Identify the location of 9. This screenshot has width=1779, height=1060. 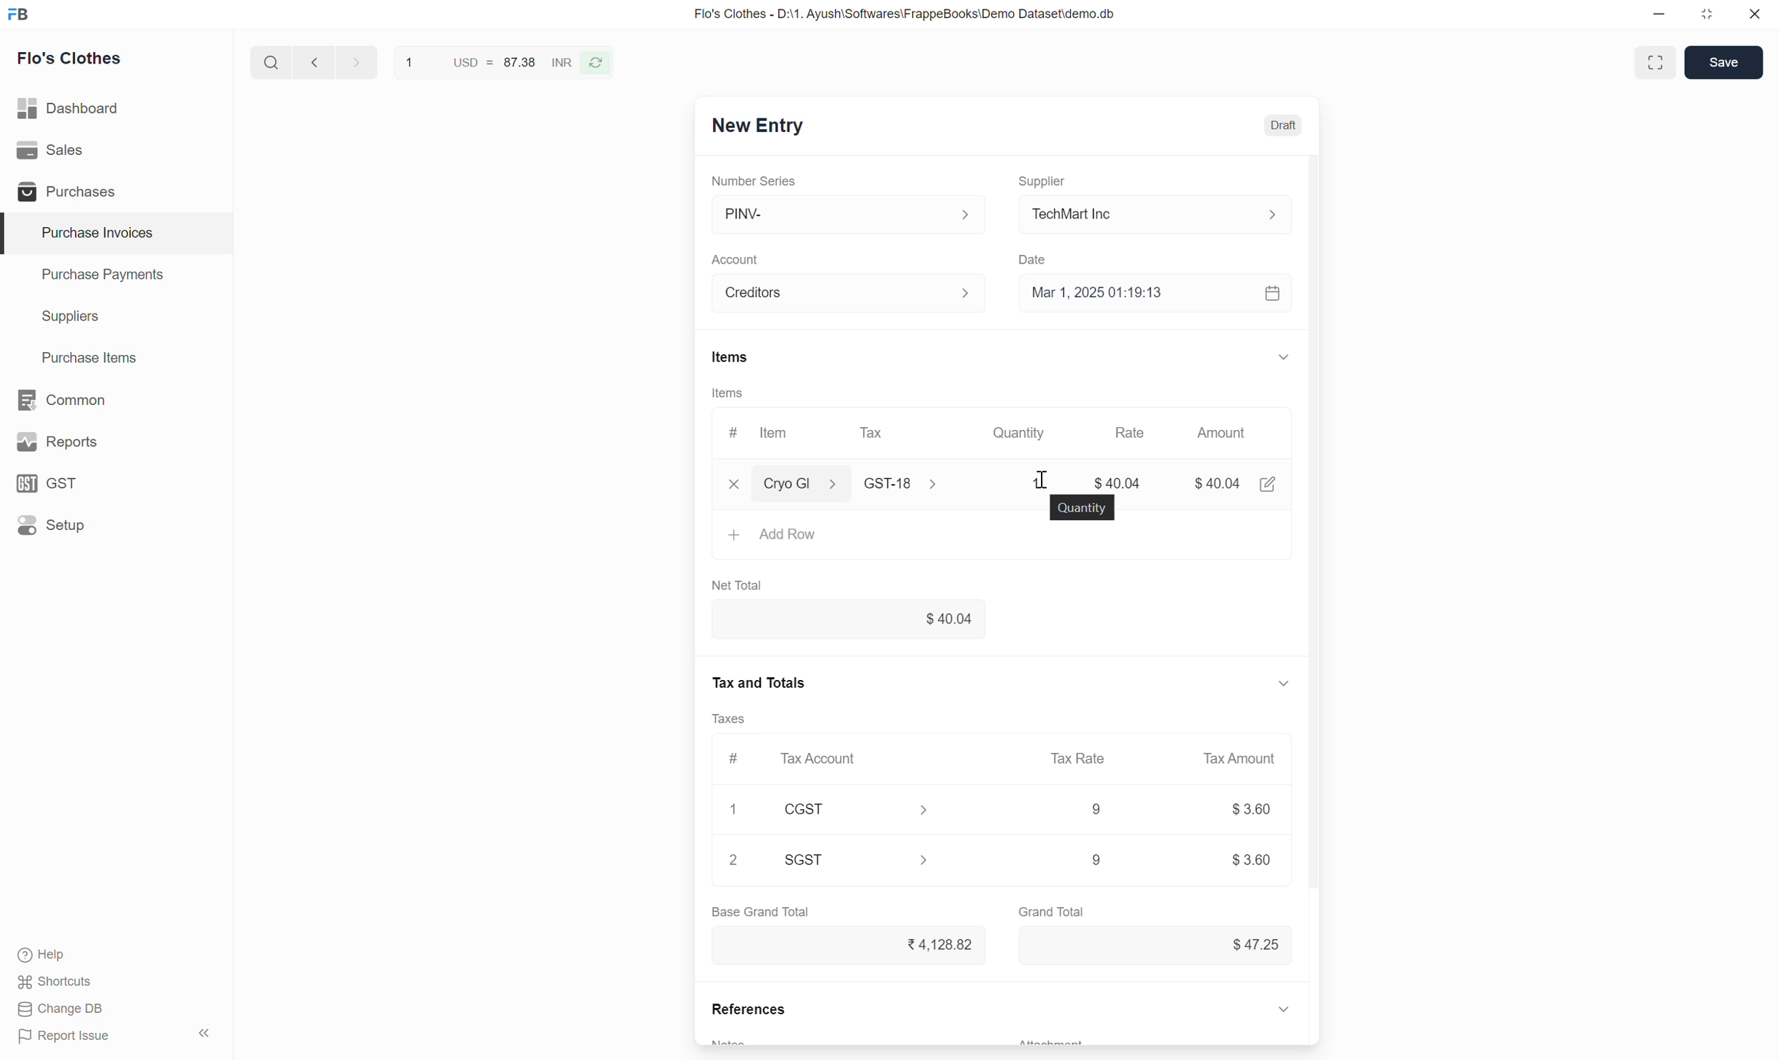
(1075, 861).